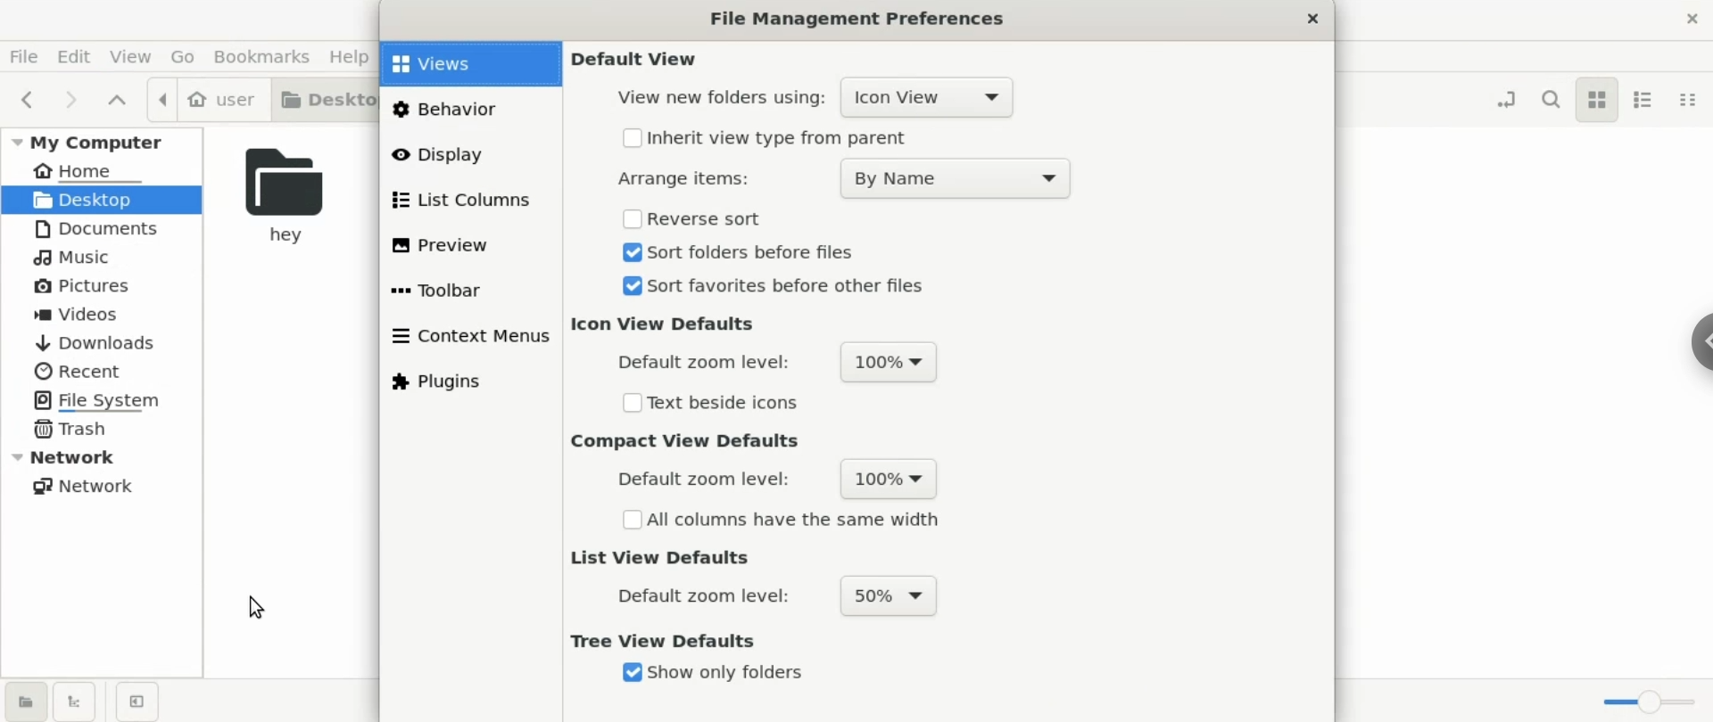 The height and width of the screenshot is (722, 1713). Describe the element at coordinates (746, 253) in the screenshot. I see `sort folders before files` at that location.